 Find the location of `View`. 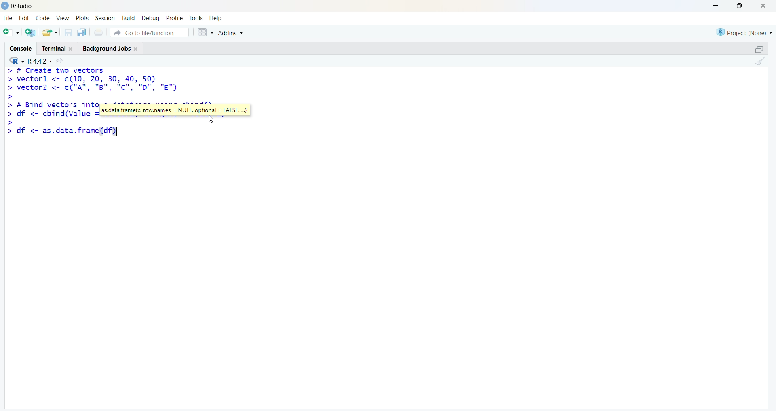

View is located at coordinates (62, 18).